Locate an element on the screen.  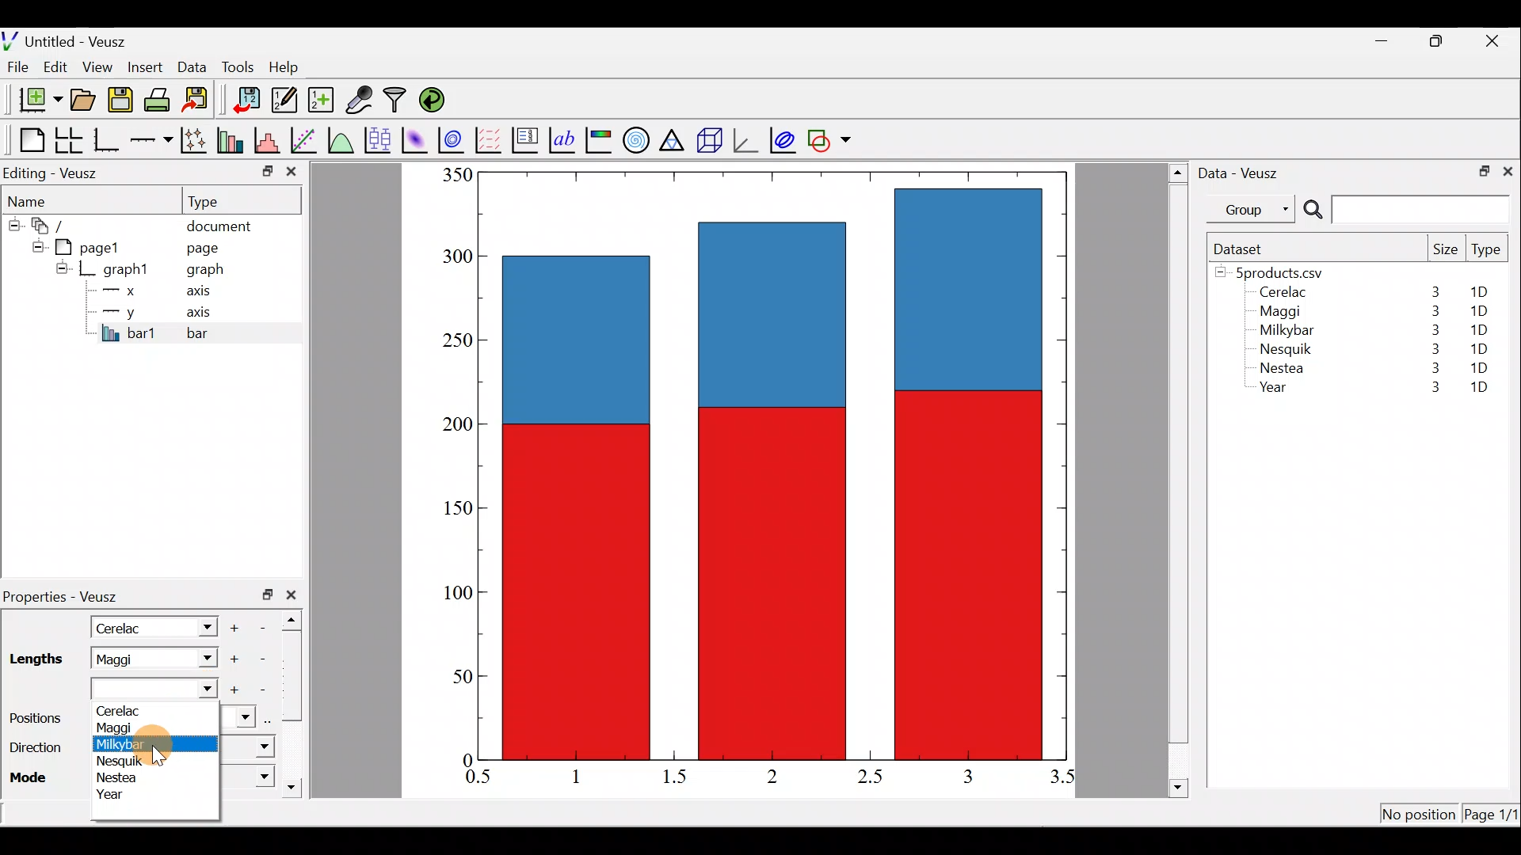
3 is located at coordinates (1427, 389).